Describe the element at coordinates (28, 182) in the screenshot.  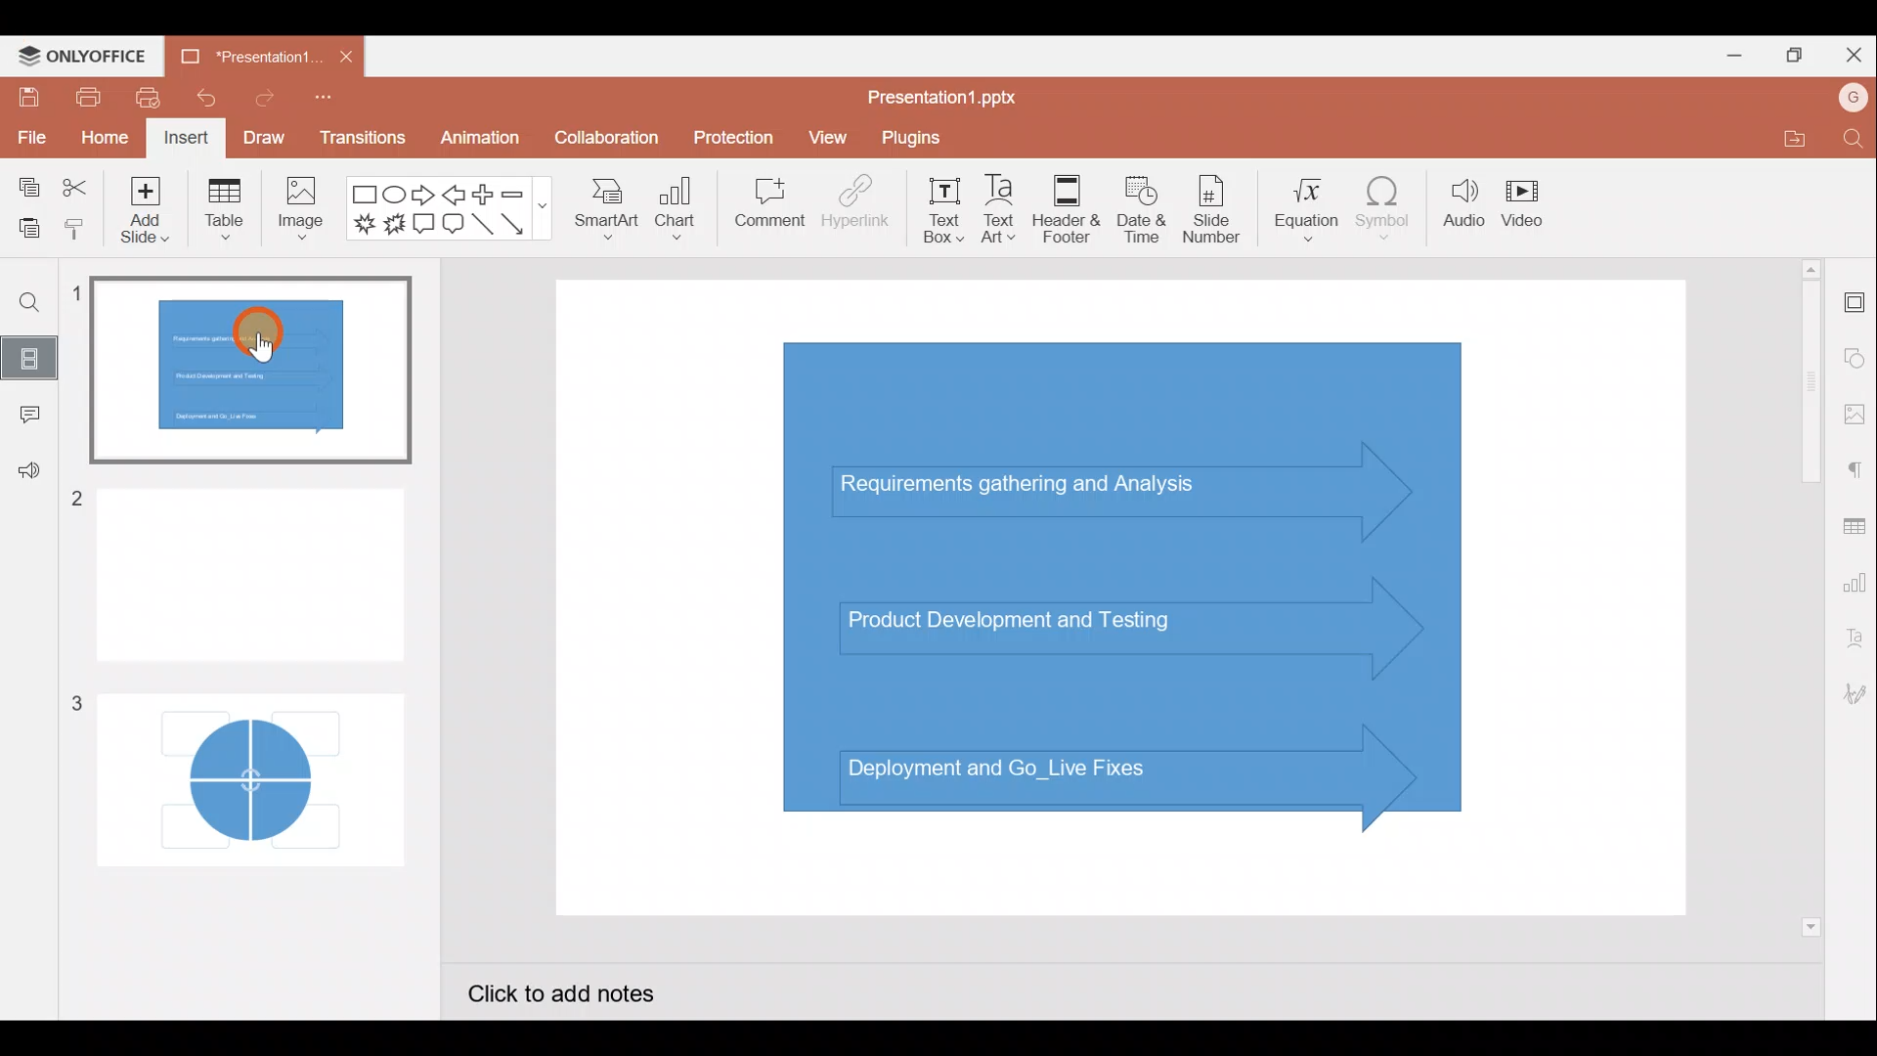
I see `Copy` at that location.